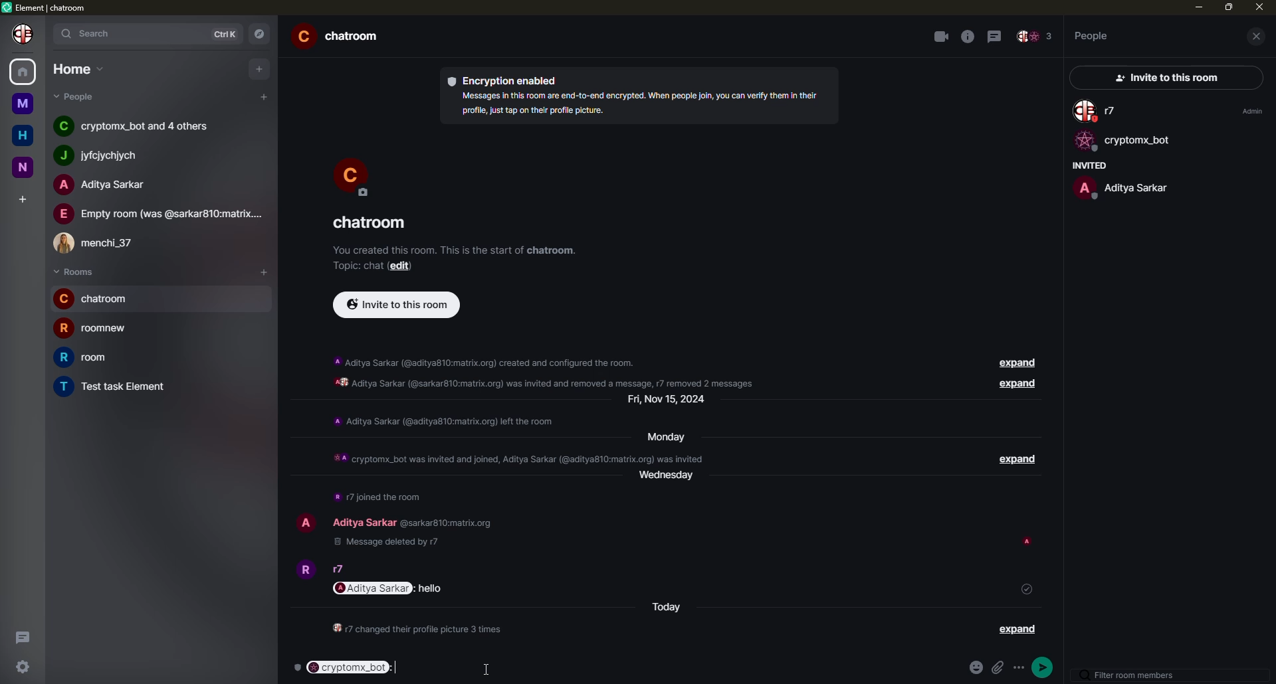 This screenshot has height=684, width=1276. I want to click on edit, so click(399, 266).